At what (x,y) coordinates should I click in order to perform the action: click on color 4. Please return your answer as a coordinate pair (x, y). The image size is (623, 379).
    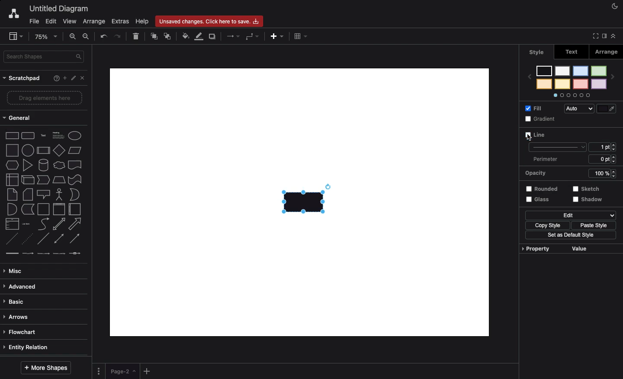
    Looking at the image, I should click on (580, 84).